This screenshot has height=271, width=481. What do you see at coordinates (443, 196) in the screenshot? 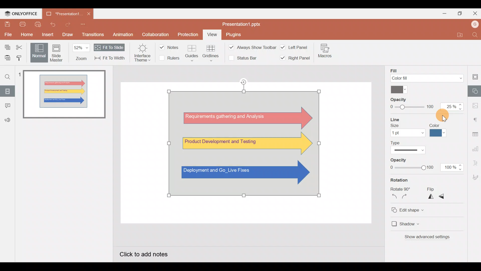
I see `Flip vertically` at bounding box center [443, 196].